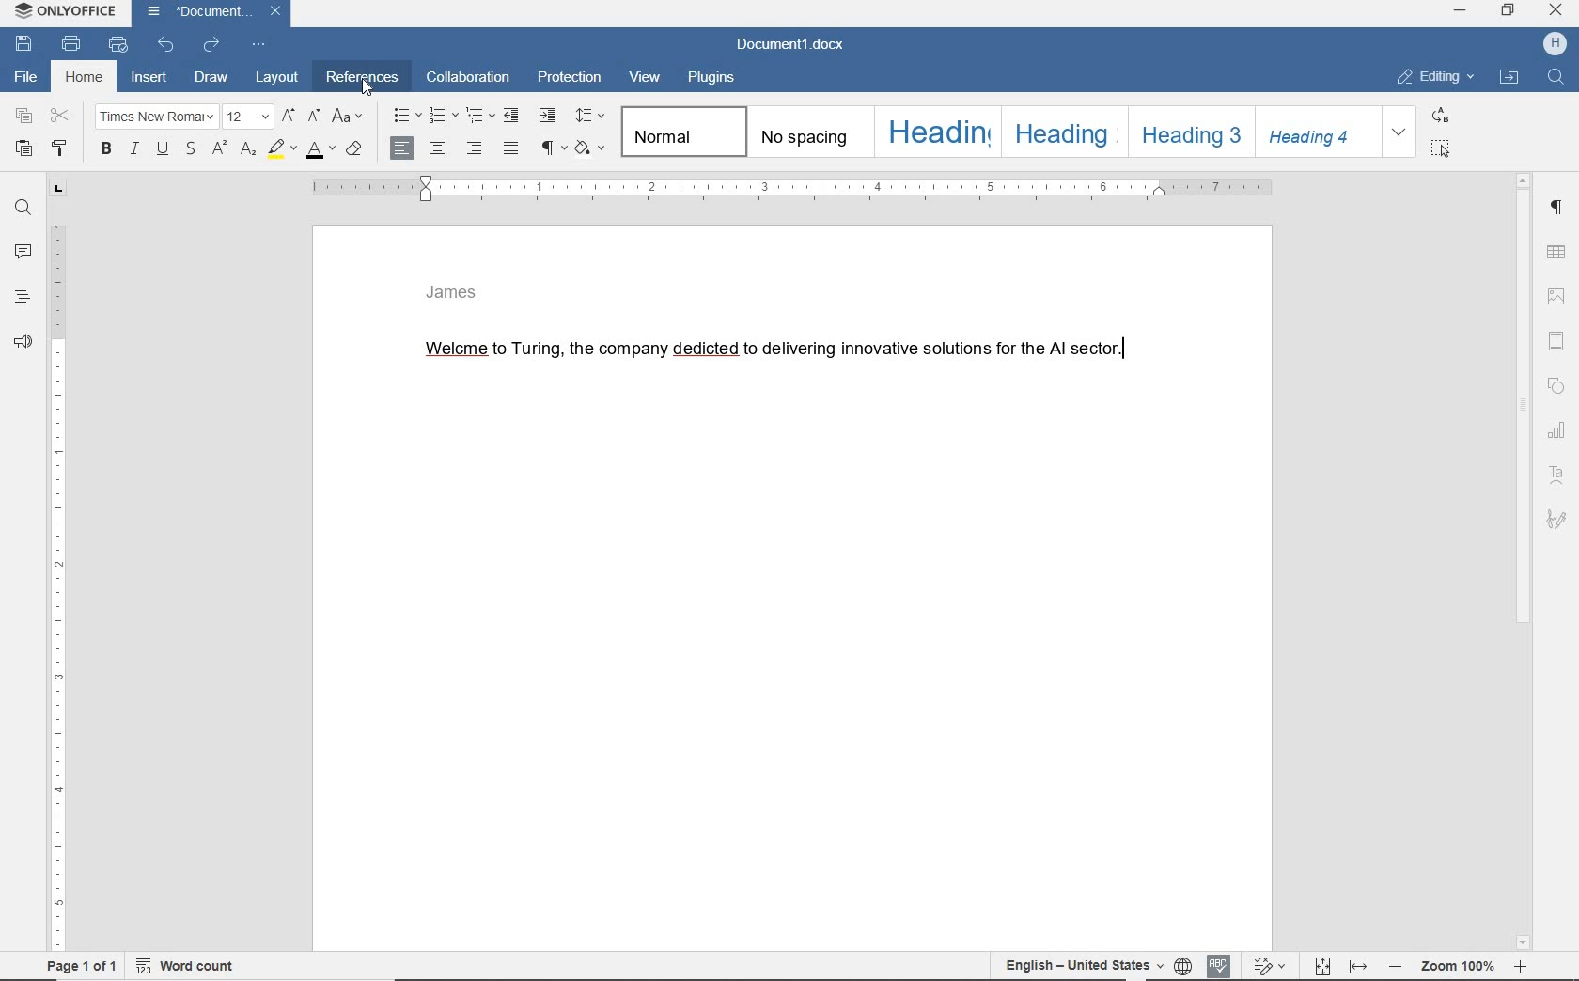 The width and height of the screenshot is (1579, 981). What do you see at coordinates (401, 148) in the screenshot?
I see `align left` at bounding box center [401, 148].